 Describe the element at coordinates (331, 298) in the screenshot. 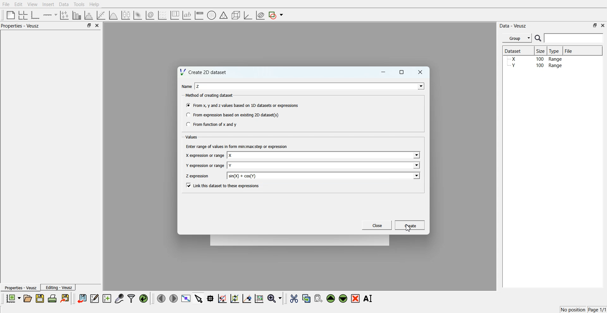

I see `Move up the selected widget` at that location.